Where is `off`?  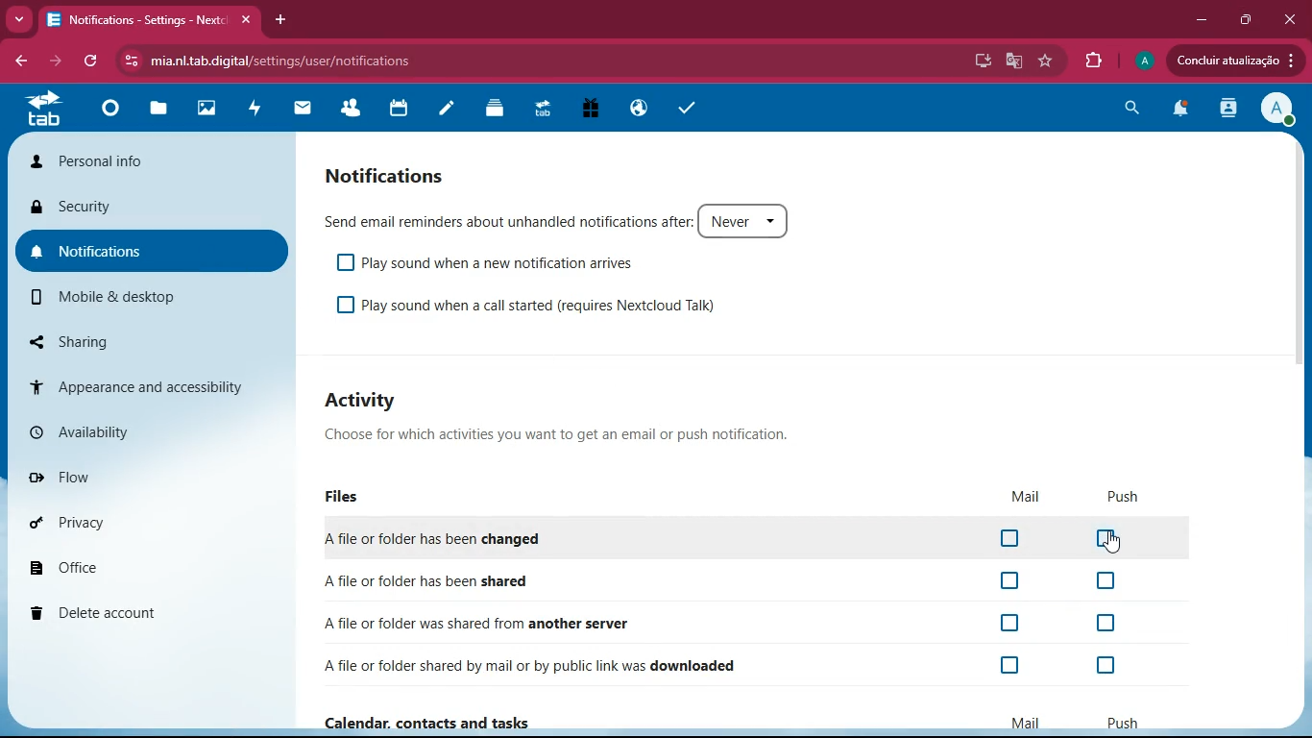
off is located at coordinates (1003, 582).